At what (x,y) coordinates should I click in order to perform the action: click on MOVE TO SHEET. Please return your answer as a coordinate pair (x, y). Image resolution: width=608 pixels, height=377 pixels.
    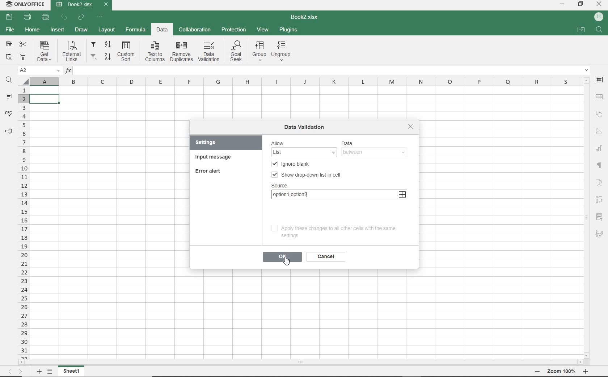
    Looking at the image, I should click on (14, 372).